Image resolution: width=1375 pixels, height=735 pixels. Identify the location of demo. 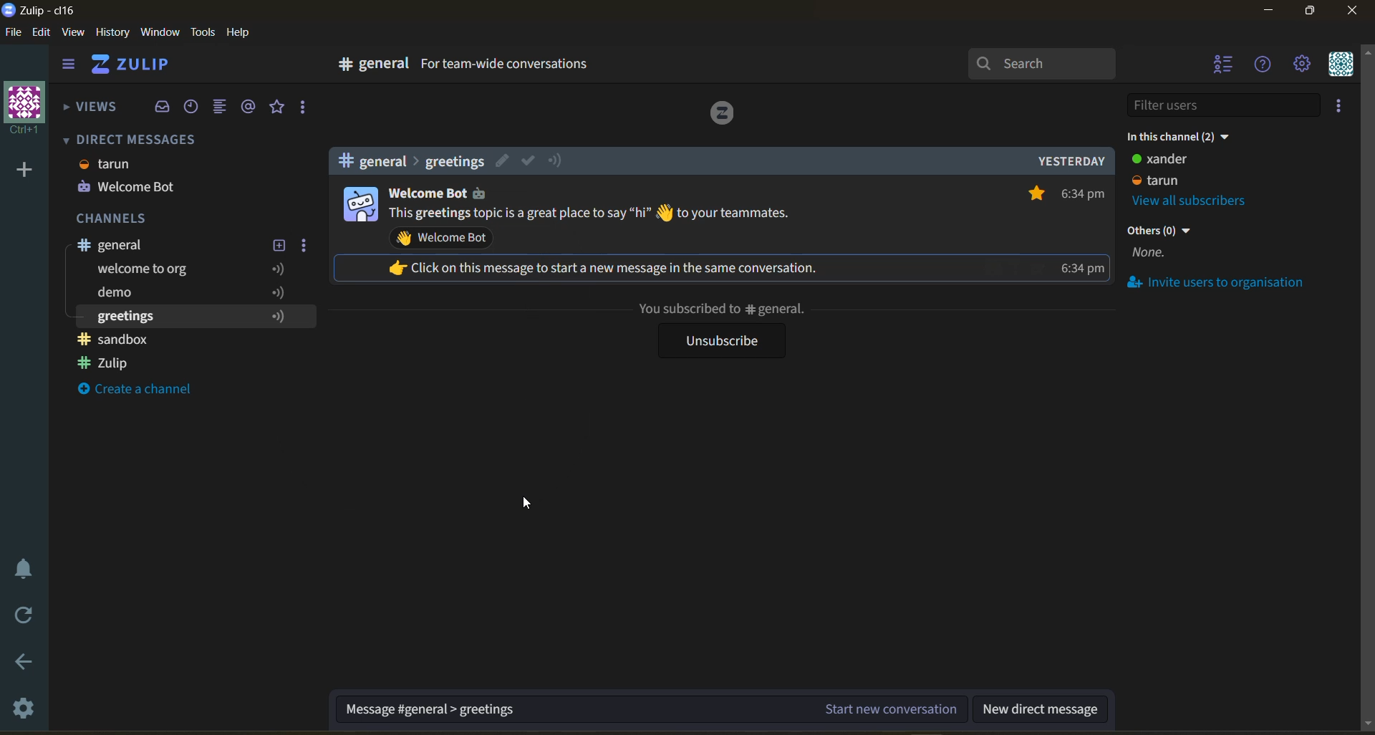
(129, 296).